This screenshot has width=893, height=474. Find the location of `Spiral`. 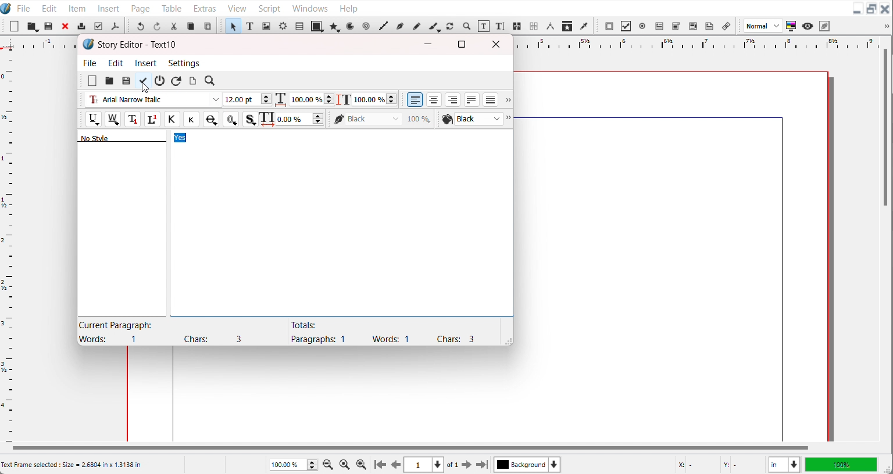

Spiral is located at coordinates (365, 26).